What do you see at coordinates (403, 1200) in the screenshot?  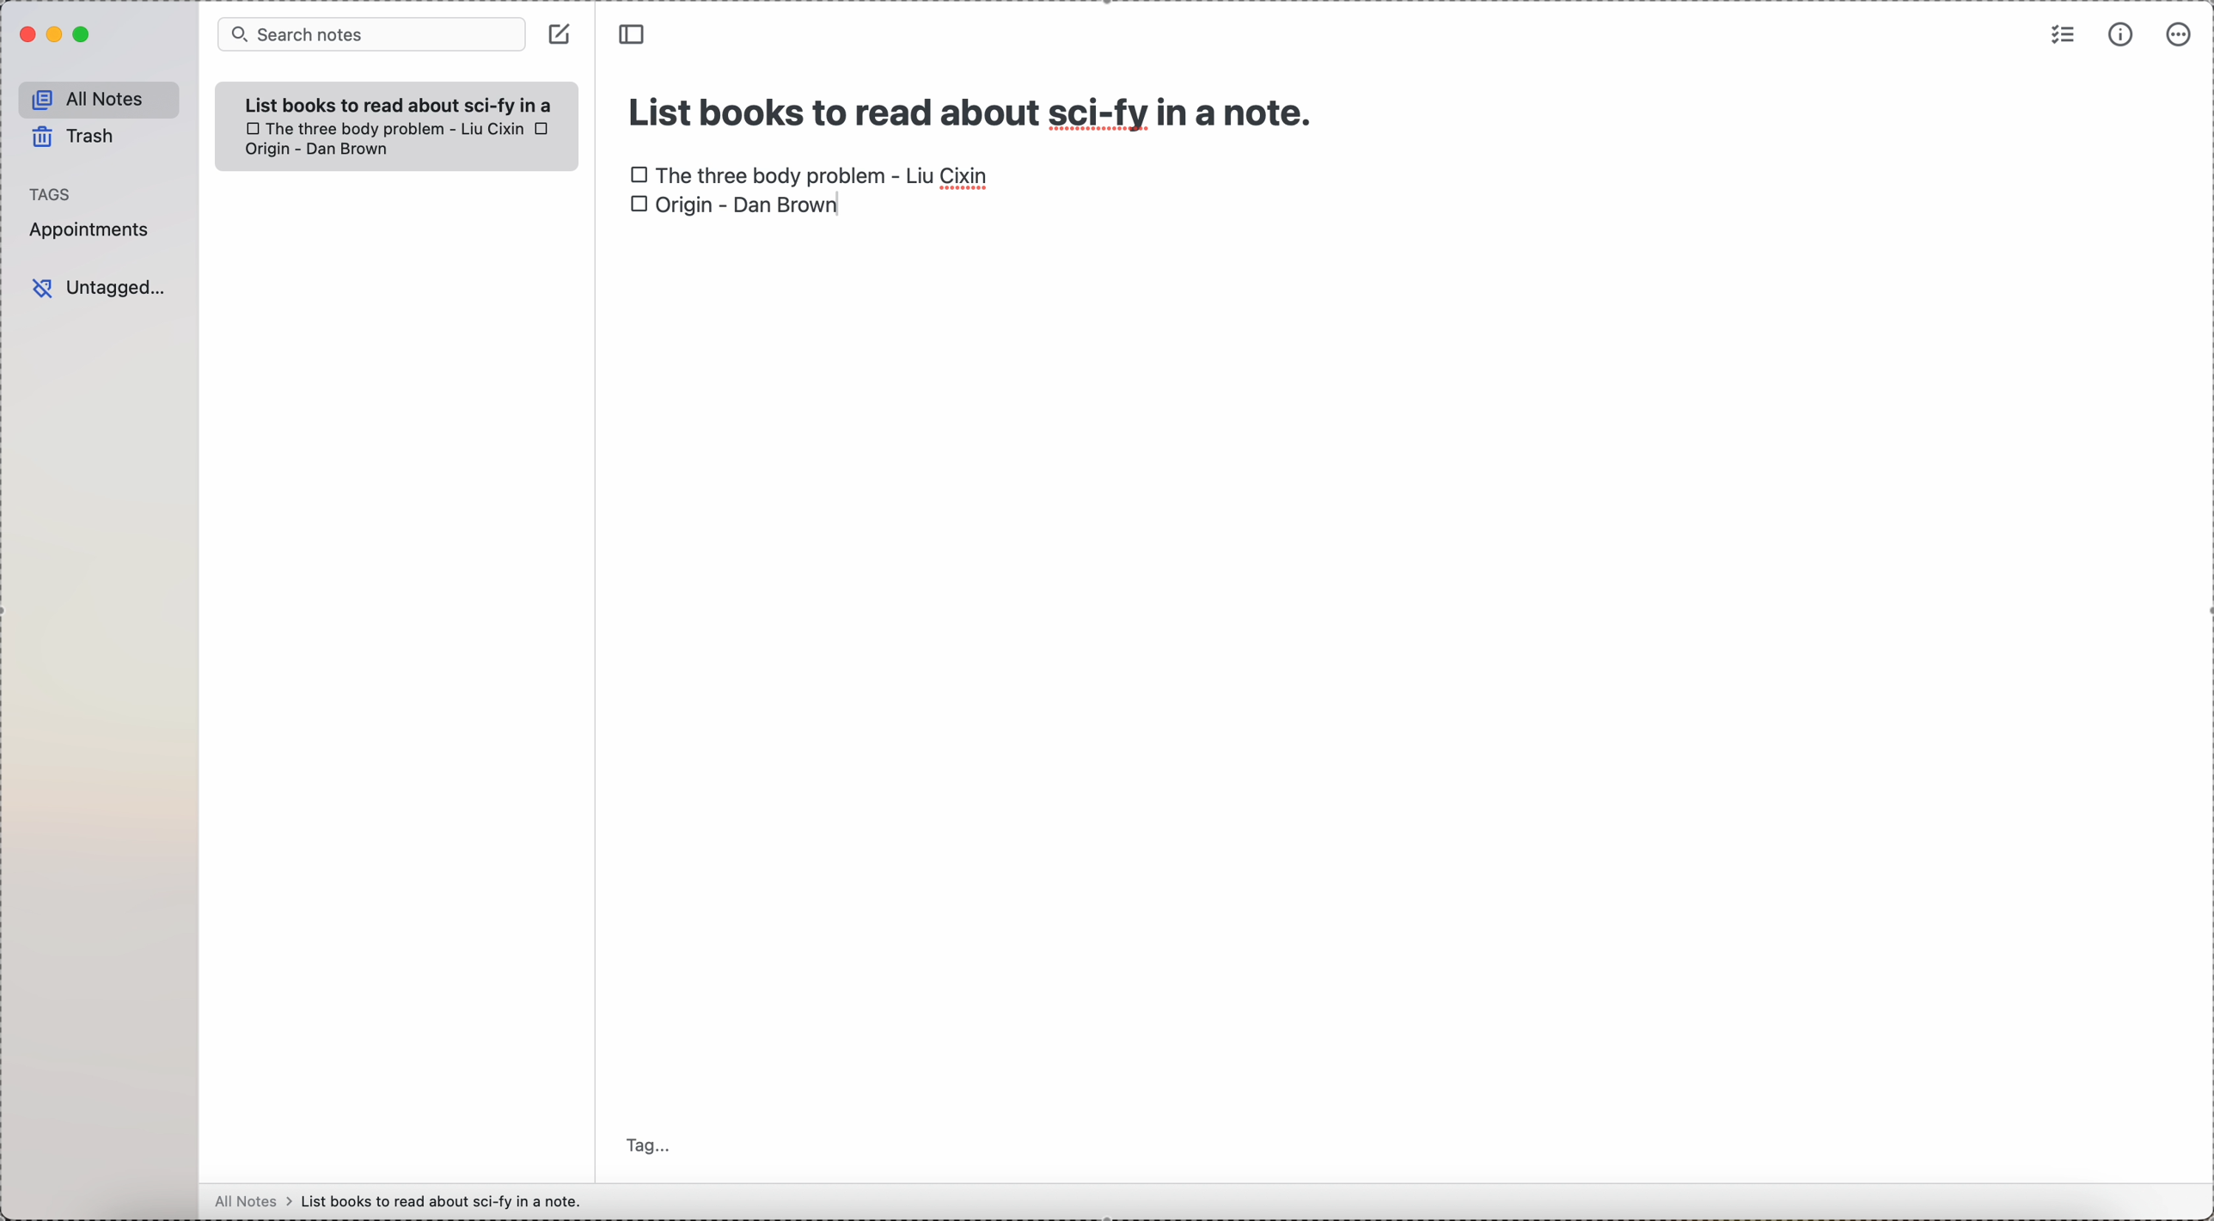 I see `all notes > List books to read about sci-fy in a note.` at bounding box center [403, 1200].